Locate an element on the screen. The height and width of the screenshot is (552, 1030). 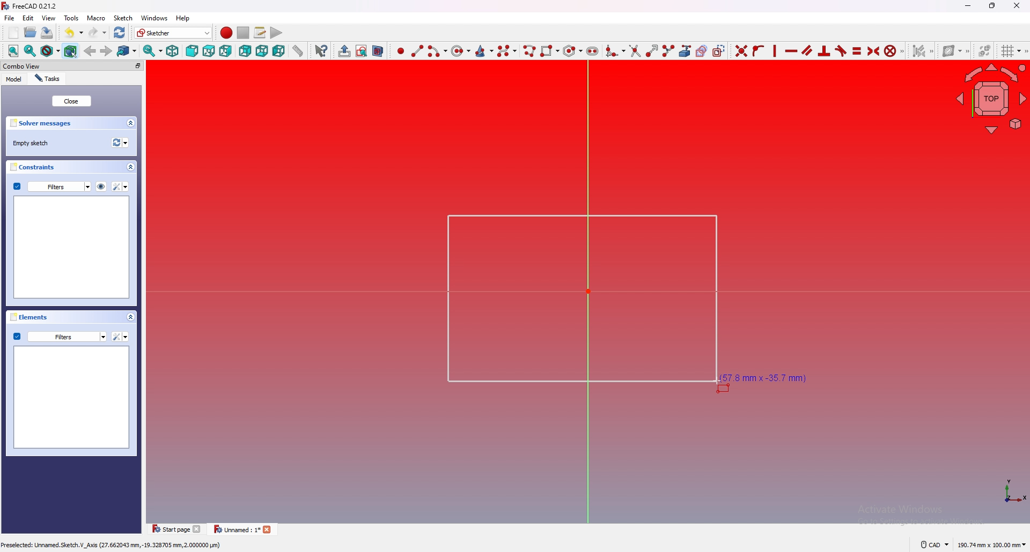
rear is located at coordinates (245, 51).